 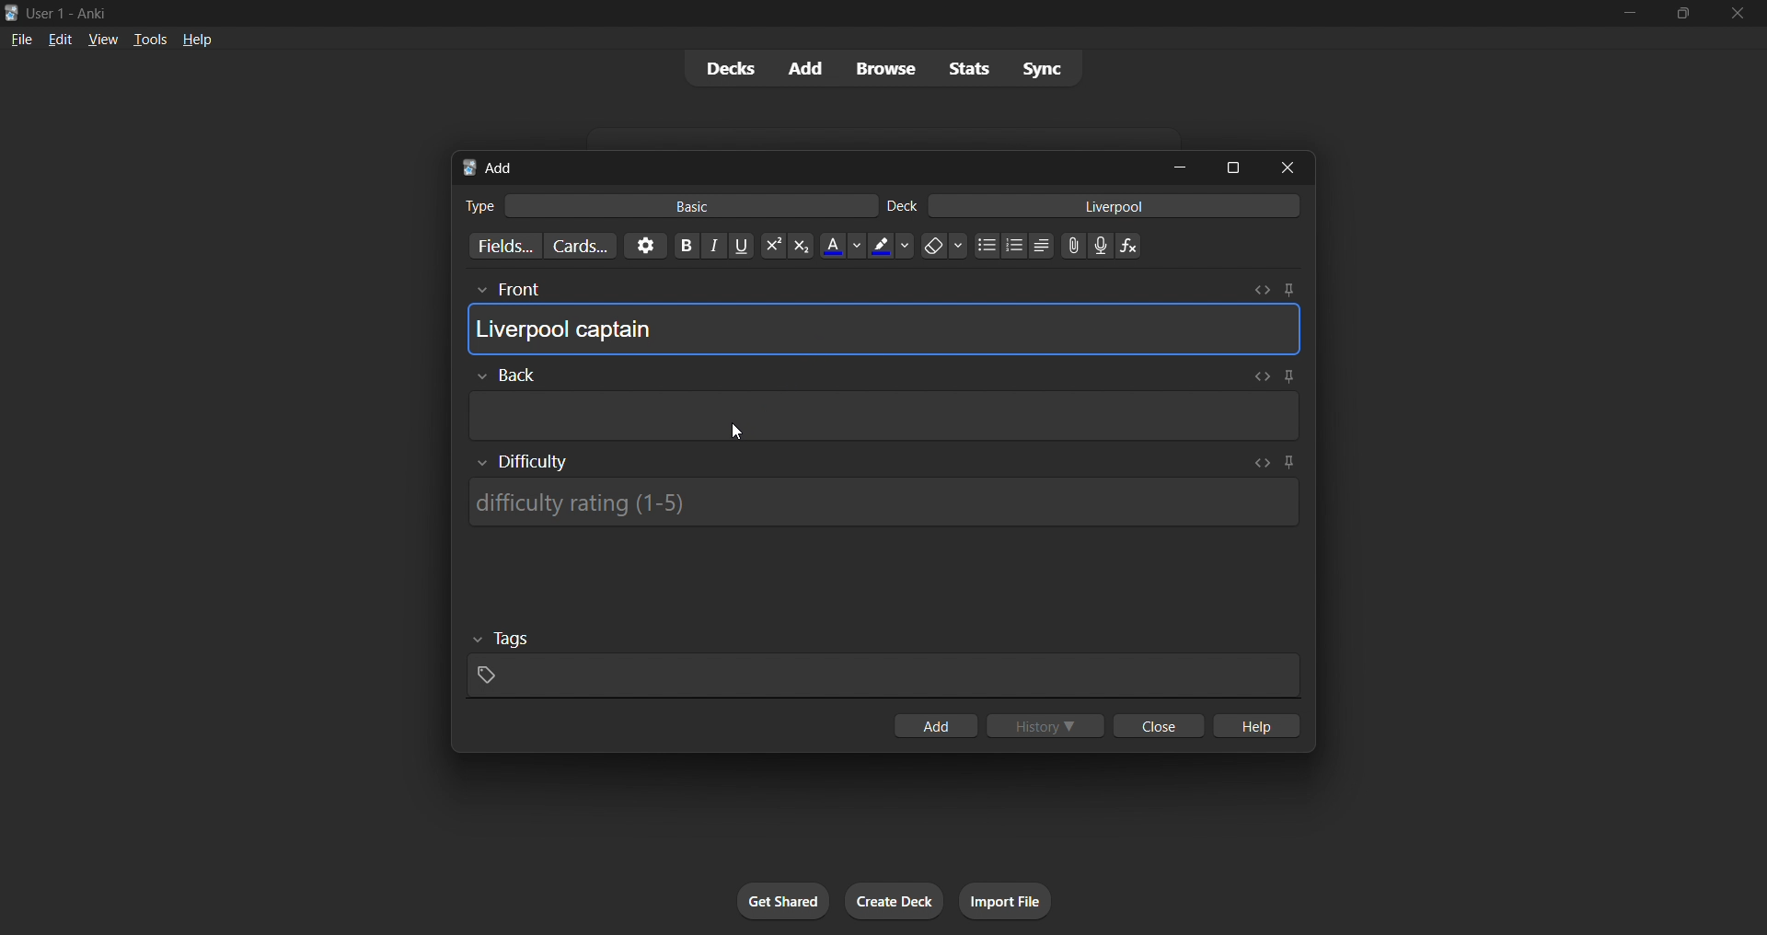 What do you see at coordinates (12, 13) in the screenshot?
I see `Anki logo` at bounding box center [12, 13].